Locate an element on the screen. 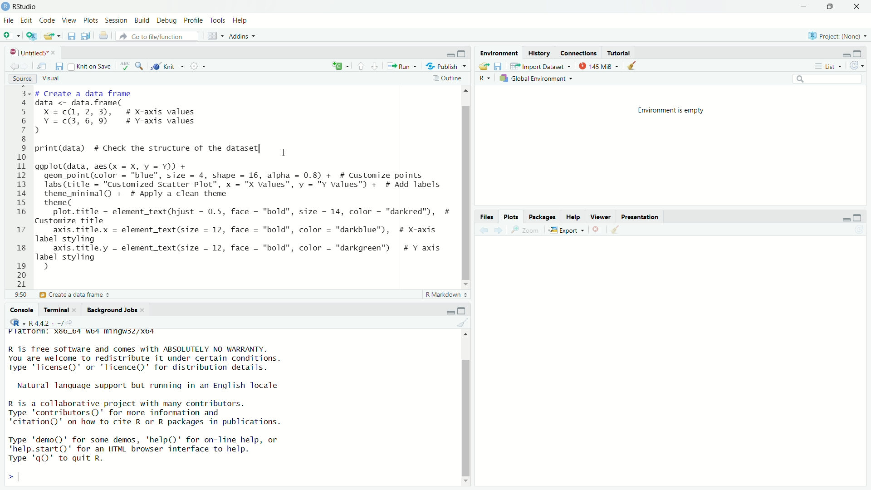  Tutorial is located at coordinates (620, 54).